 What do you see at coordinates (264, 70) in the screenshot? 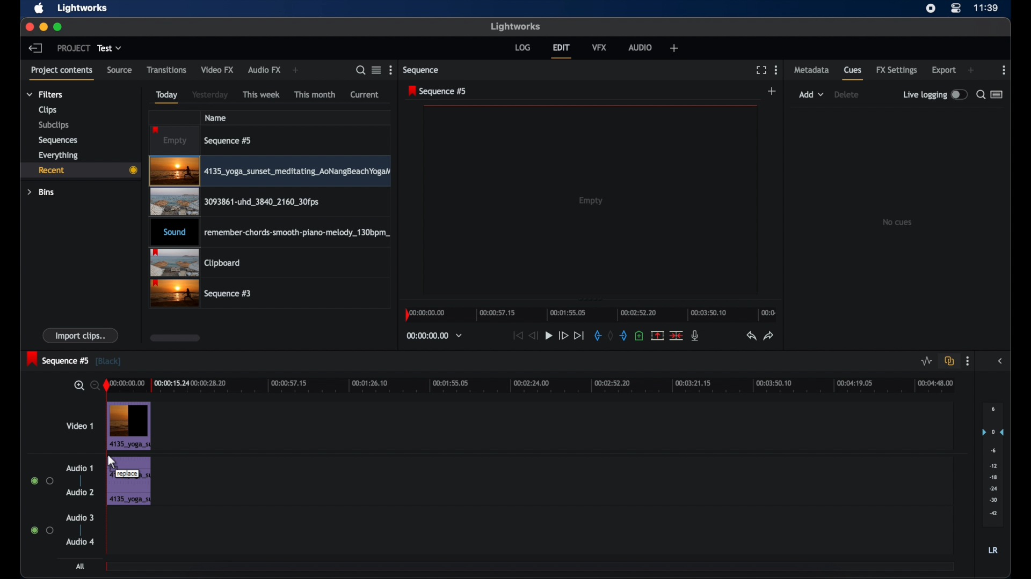
I see `audio fx` at bounding box center [264, 70].